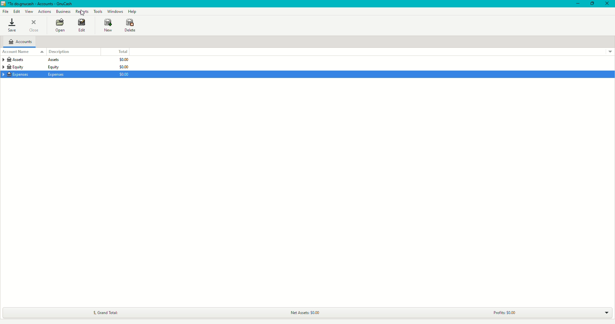 Image resolution: width=615 pixels, height=324 pixels. I want to click on Tools, so click(98, 11).